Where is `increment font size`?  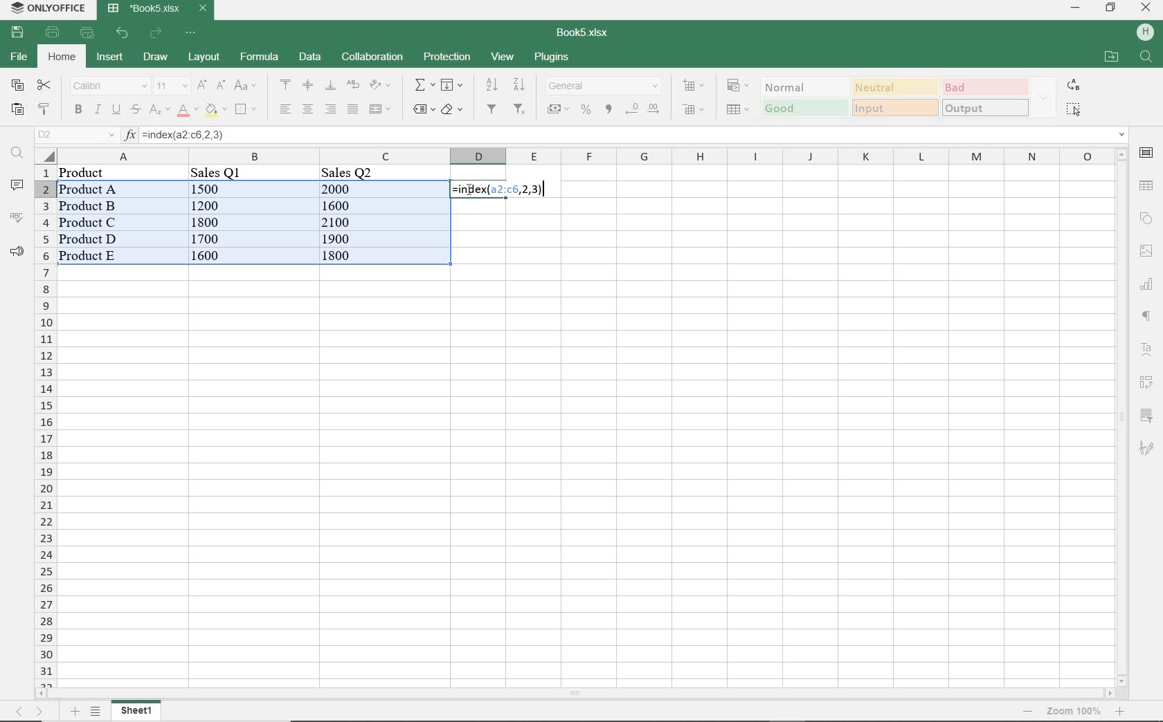
increment font size is located at coordinates (201, 85).